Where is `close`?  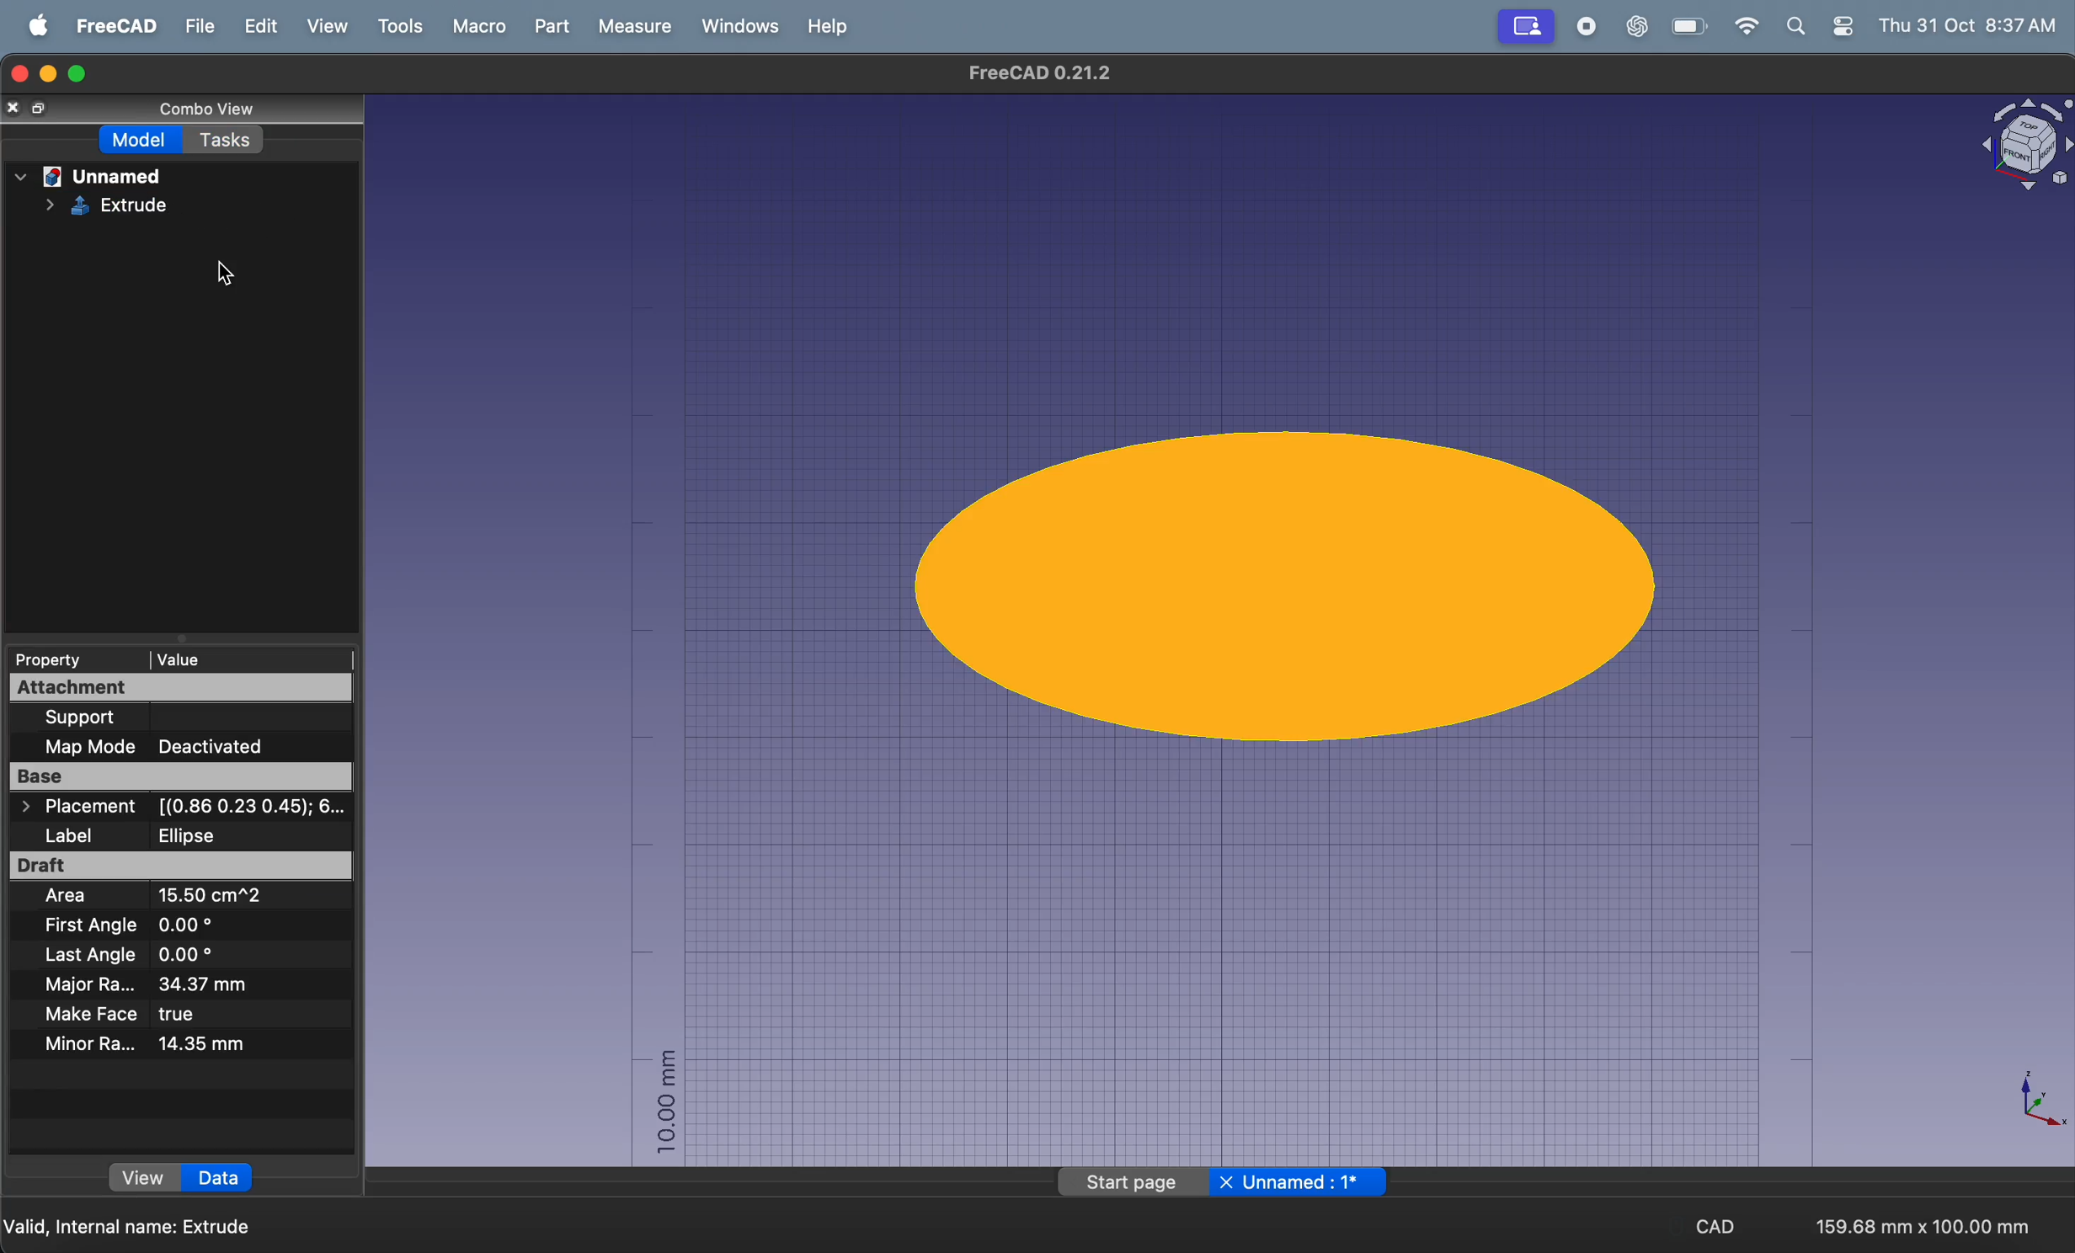
close is located at coordinates (28, 109).